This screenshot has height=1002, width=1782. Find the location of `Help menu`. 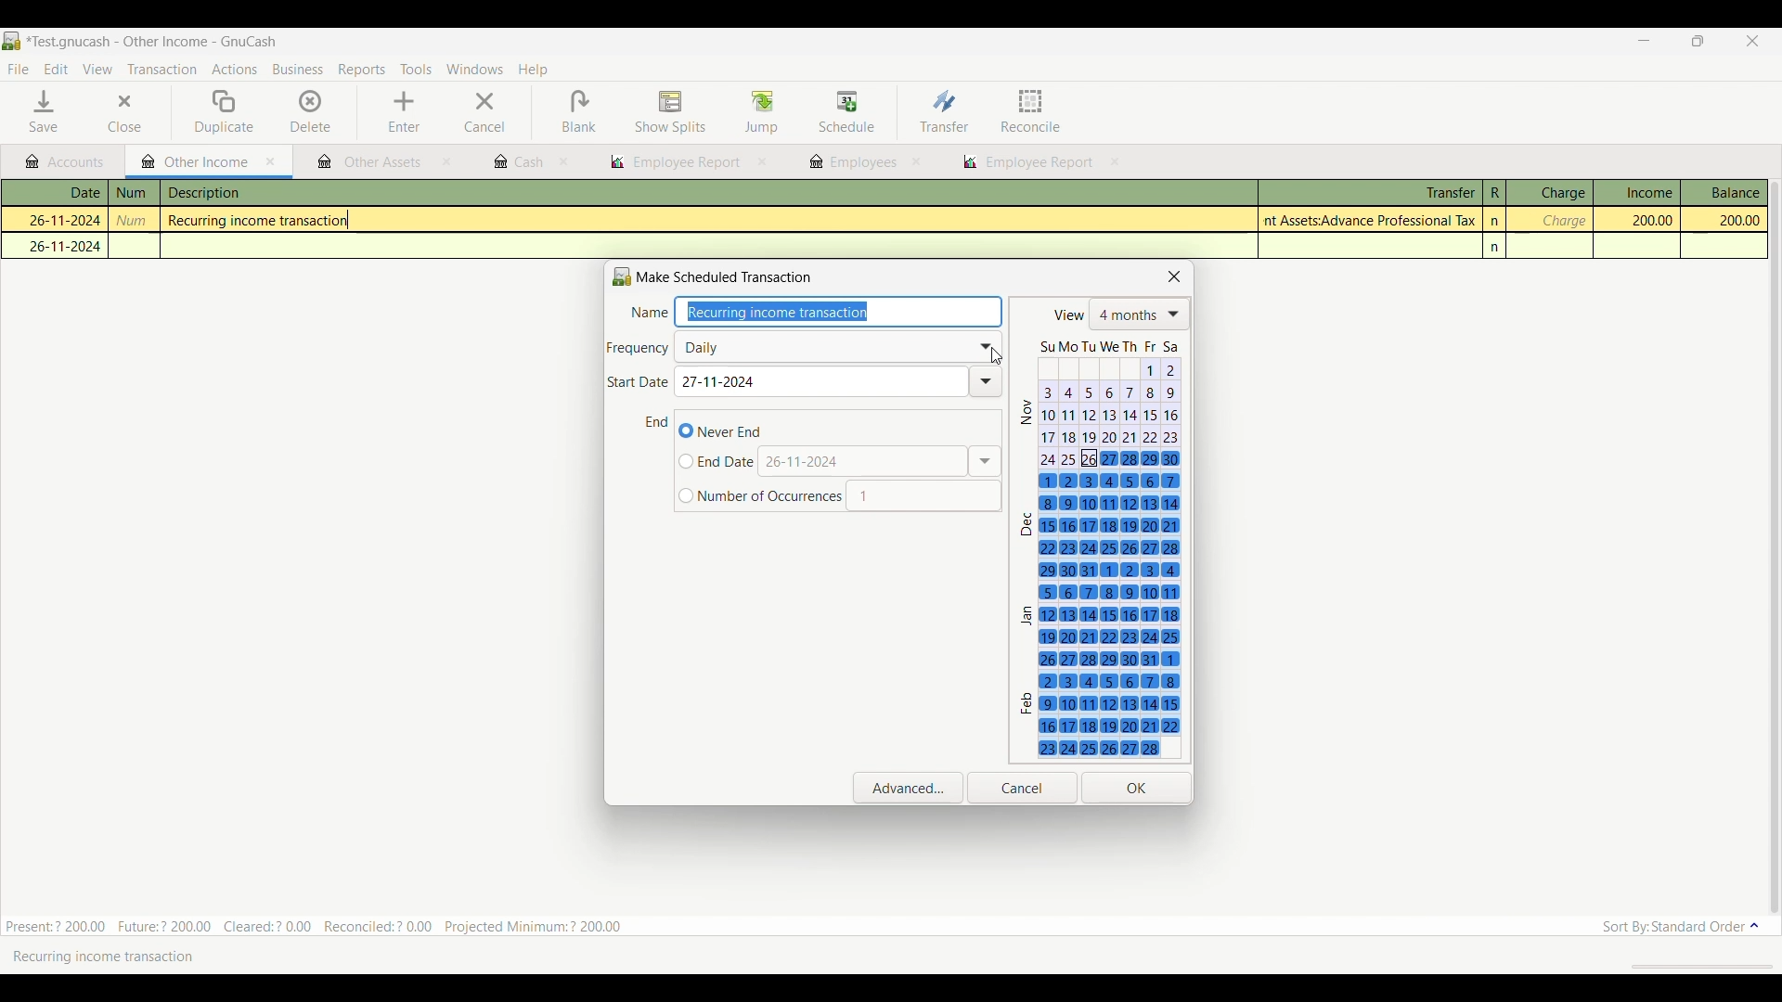

Help menu is located at coordinates (534, 71).